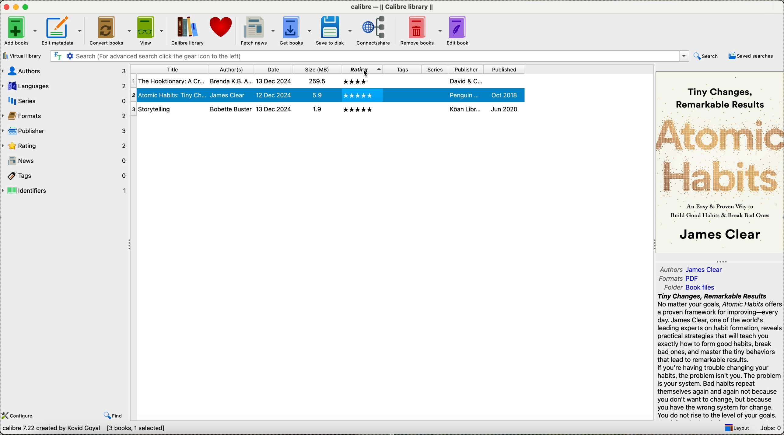 This screenshot has width=784, height=435. I want to click on authors, so click(232, 69).